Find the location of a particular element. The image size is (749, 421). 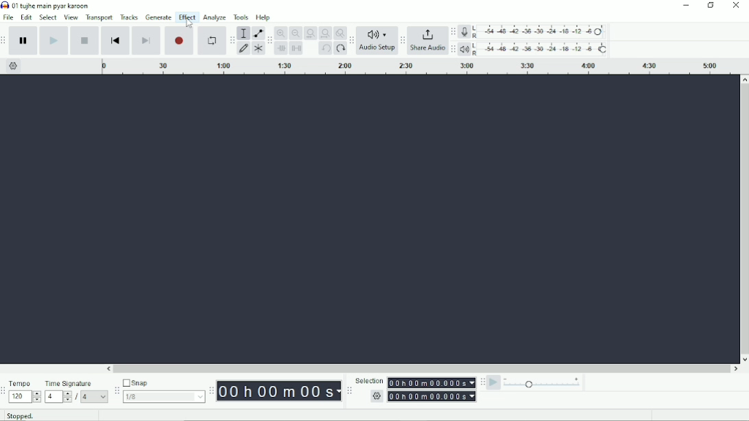

View is located at coordinates (71, 18).